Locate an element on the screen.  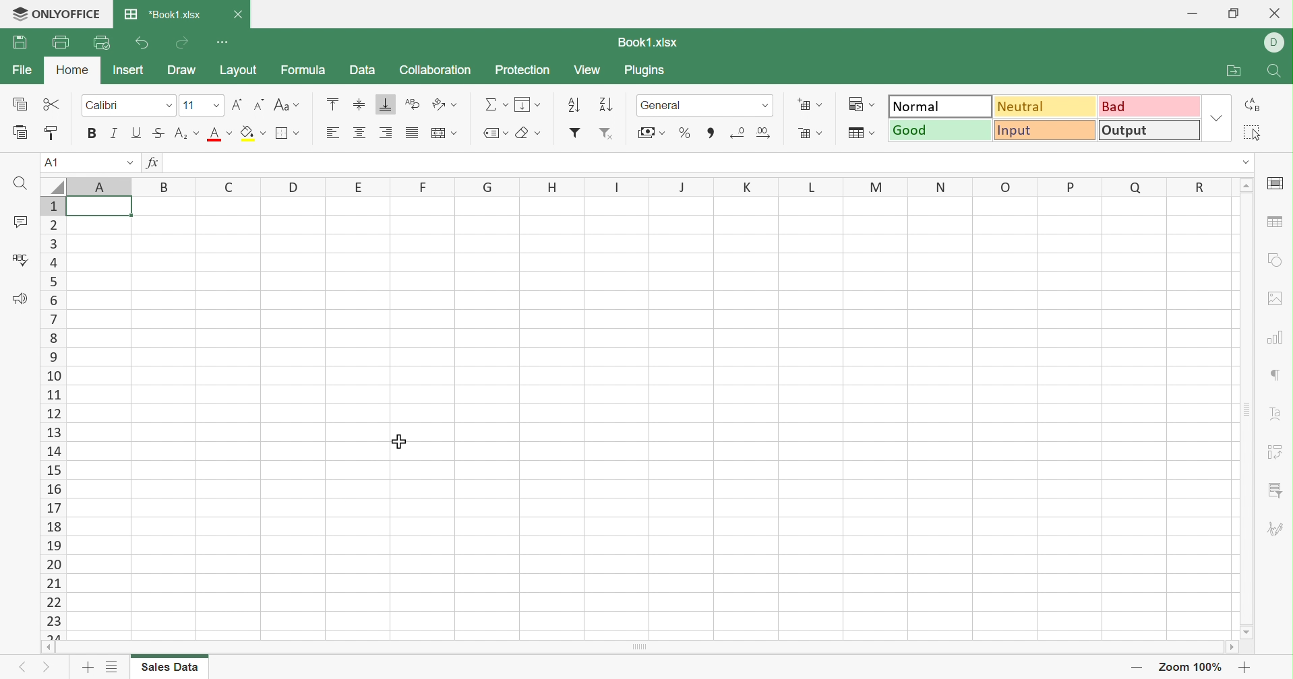
Redo is located at coordinates (182, 42).